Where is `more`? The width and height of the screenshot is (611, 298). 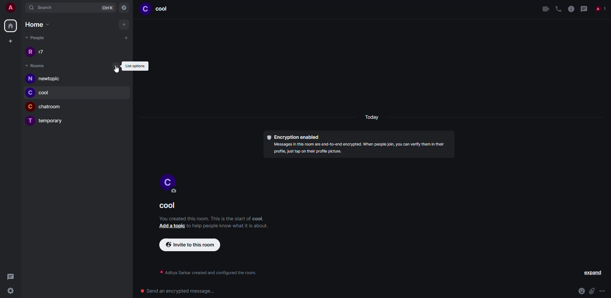 more is located at coordinates (602, 291).